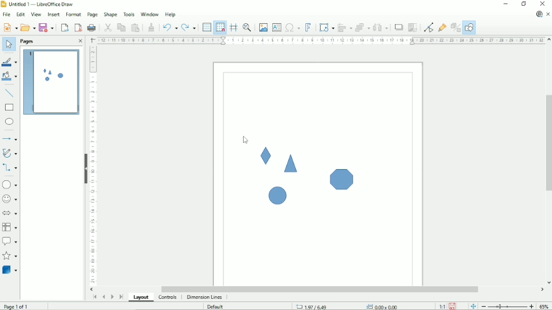 Image resolution: width=552 pixels, height=310 pixels. Describe the element at coordinates (10, 77) in the screenshot. I see `Fill color` at that location.